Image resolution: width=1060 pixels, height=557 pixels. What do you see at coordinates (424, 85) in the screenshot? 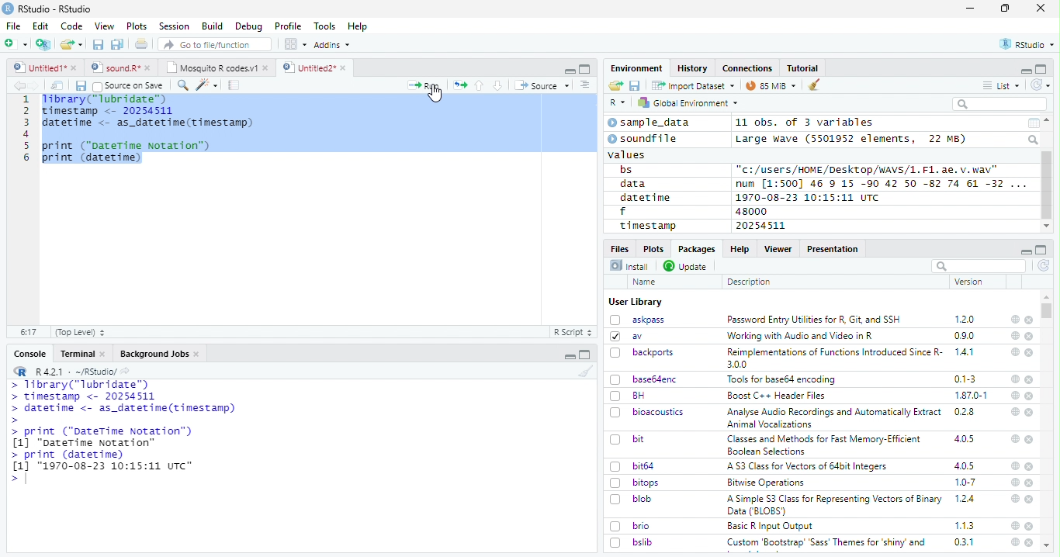
I see `Run the current line` at bounding box center [424, 85].